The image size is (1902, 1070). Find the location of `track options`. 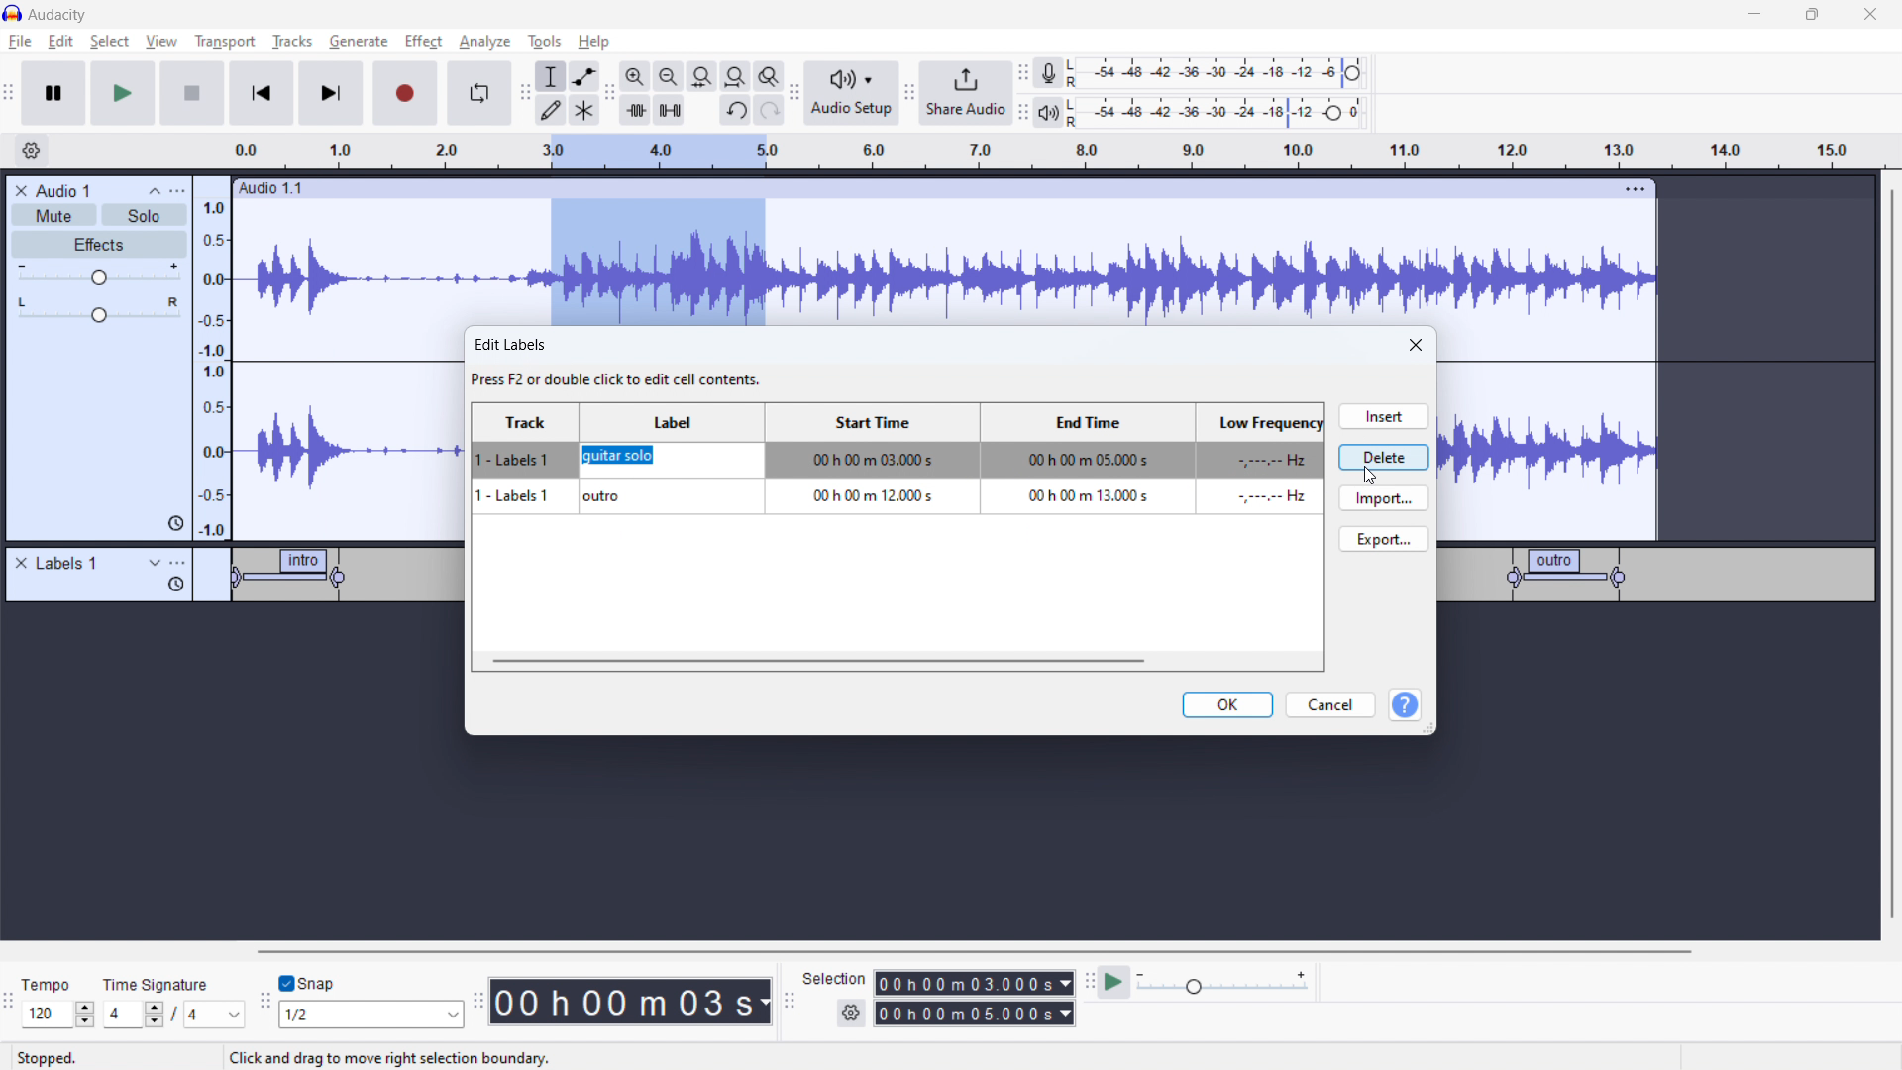

track options is located at coordinates (1638, 187).